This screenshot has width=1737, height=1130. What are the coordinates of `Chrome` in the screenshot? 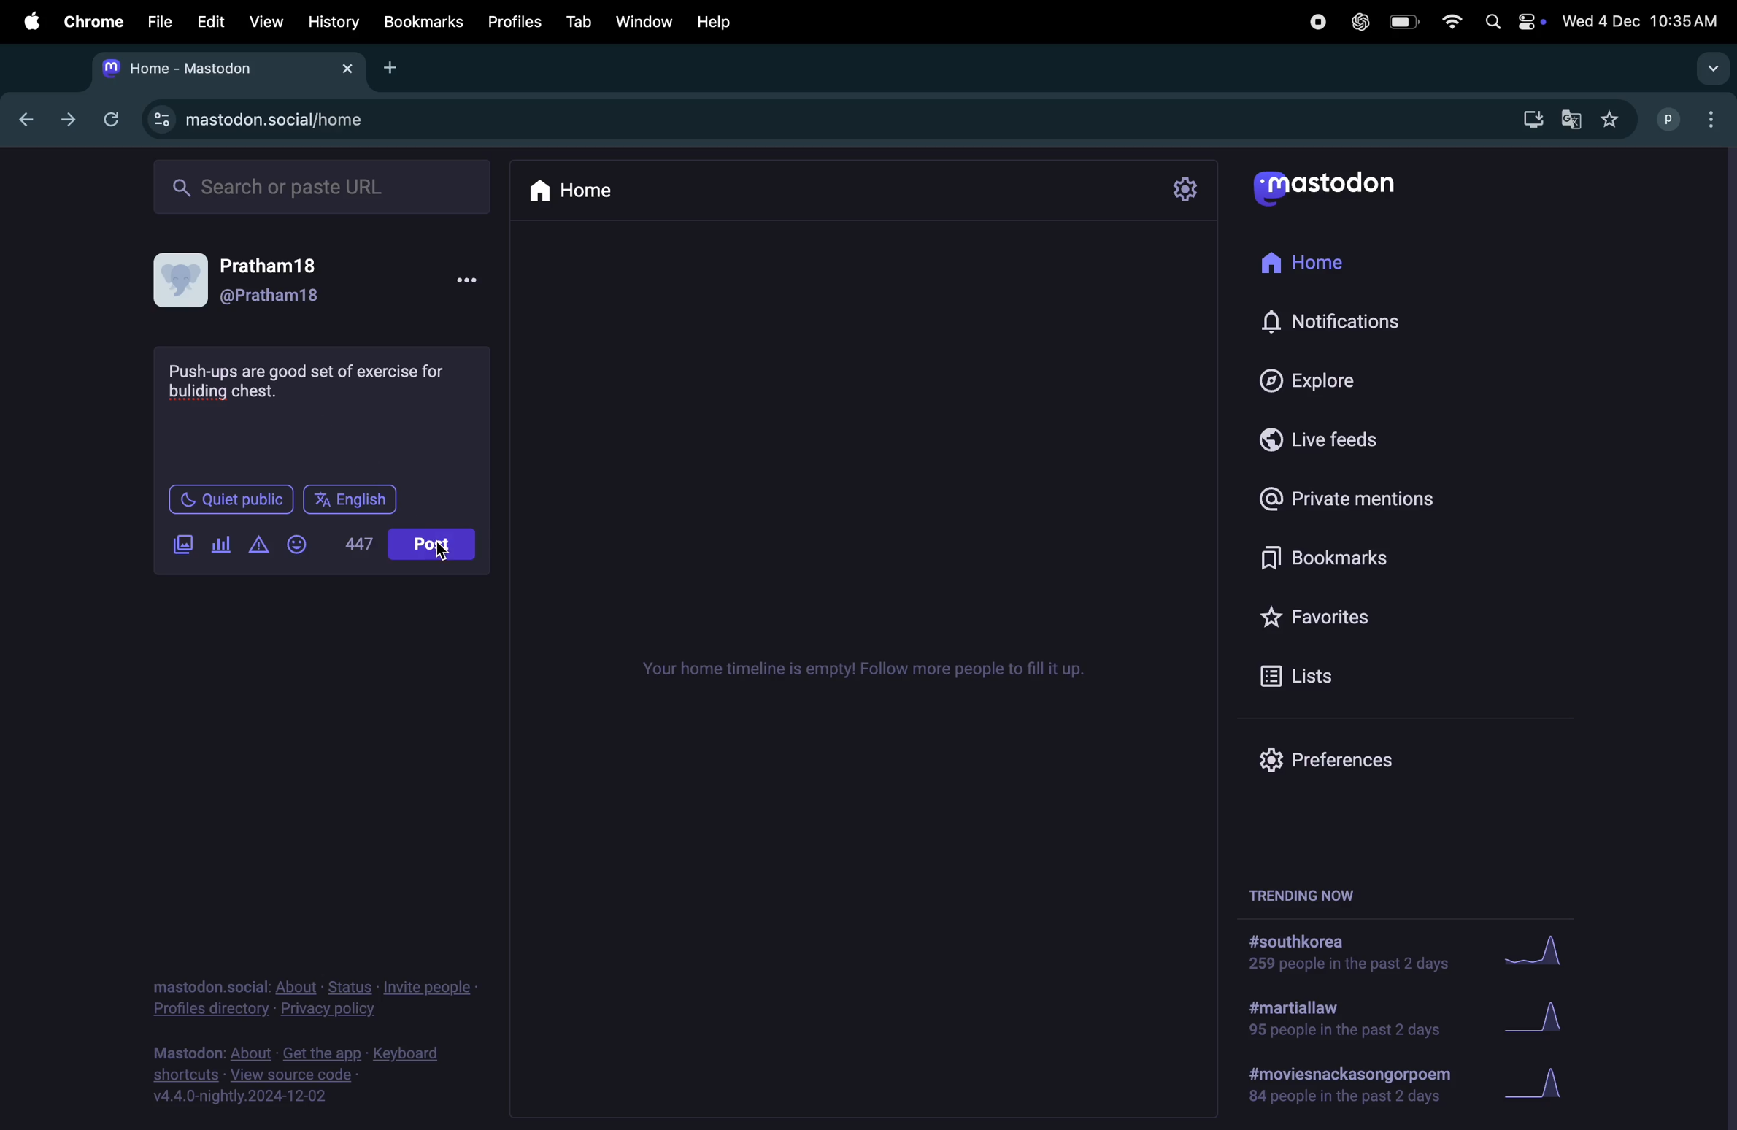 It's located at (91, 21).